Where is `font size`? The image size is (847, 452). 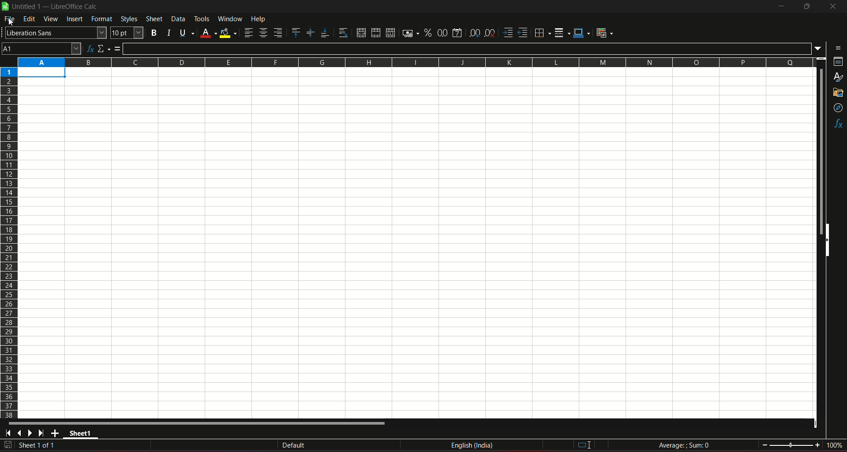 font size is located at coordinates (127, 33).